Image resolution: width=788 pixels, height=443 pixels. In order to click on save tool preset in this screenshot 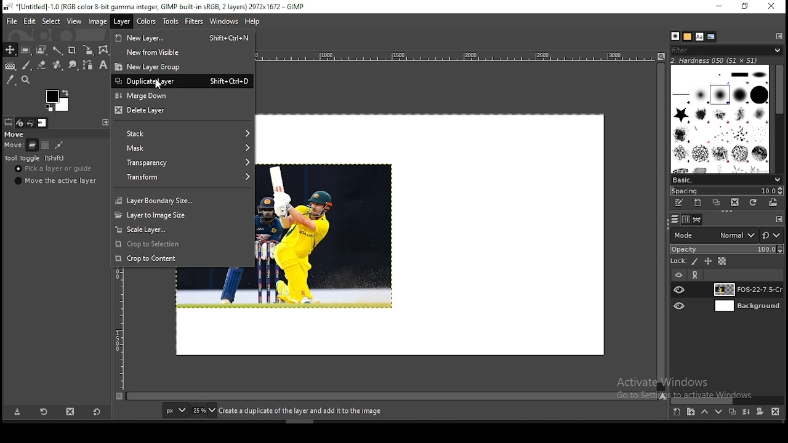, I will do `click(18, 412)`.